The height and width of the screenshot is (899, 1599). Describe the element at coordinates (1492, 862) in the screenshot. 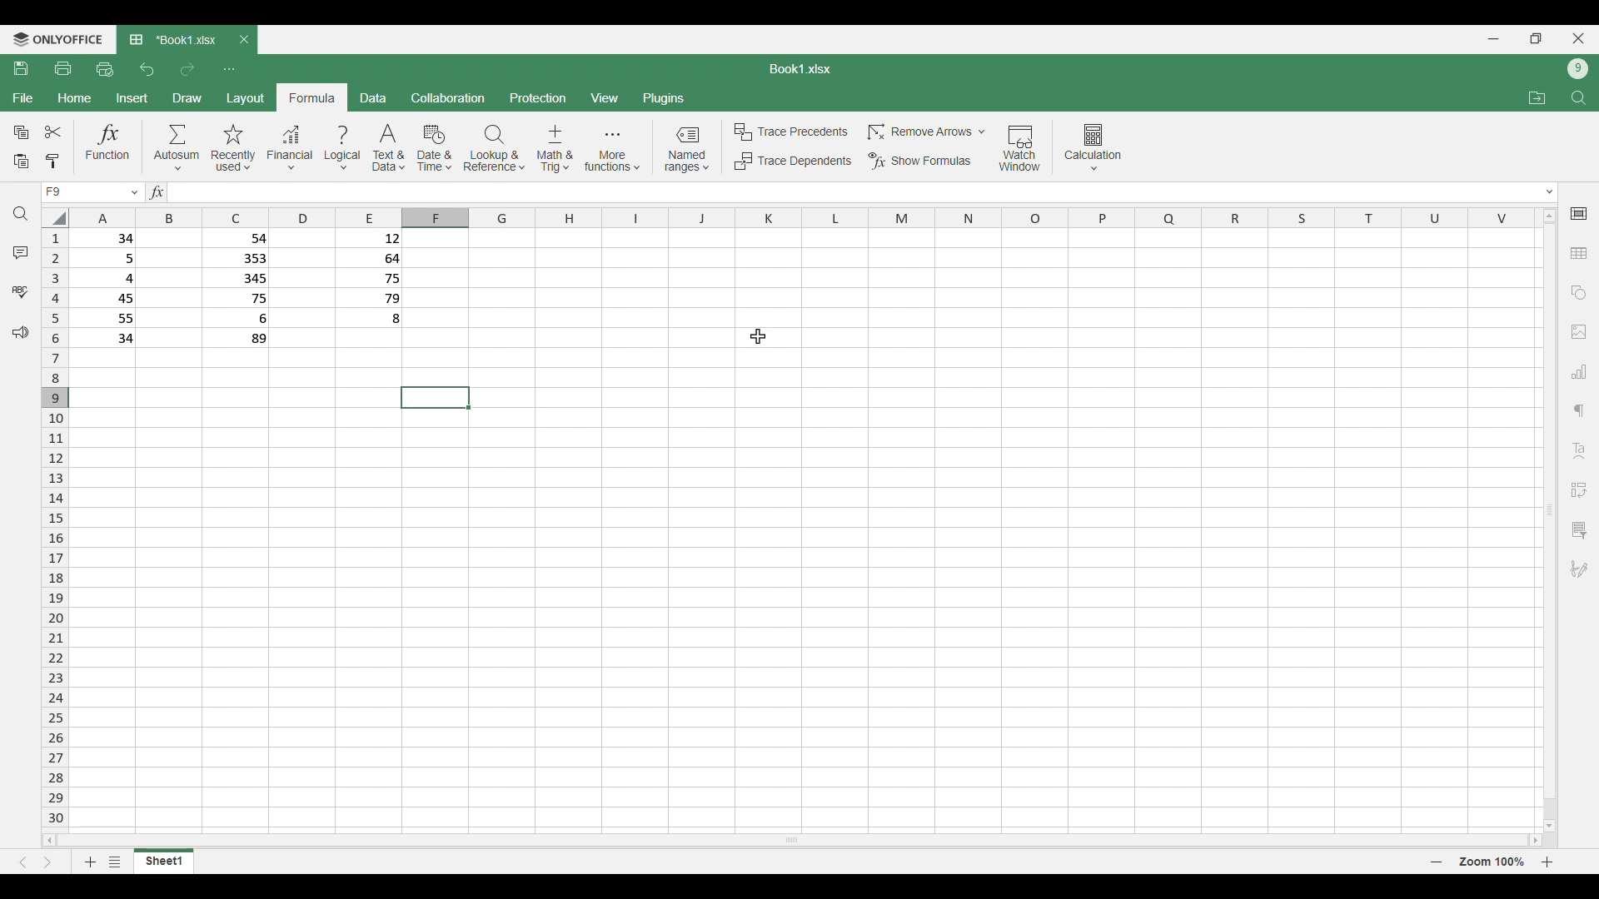

I see `Current zoom factor` at that location.